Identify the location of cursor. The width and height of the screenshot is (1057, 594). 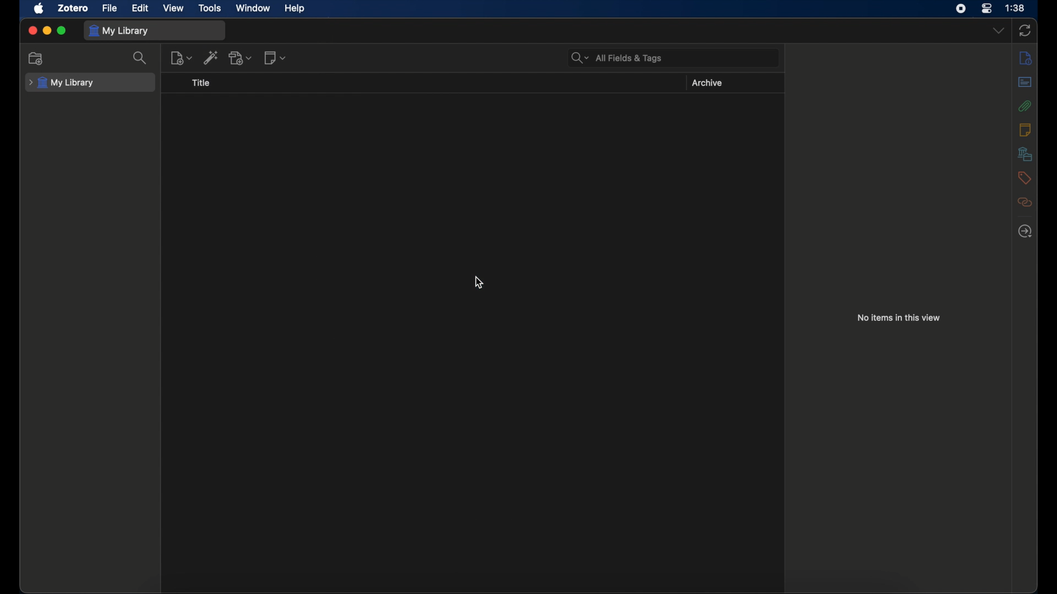
(478, 283).